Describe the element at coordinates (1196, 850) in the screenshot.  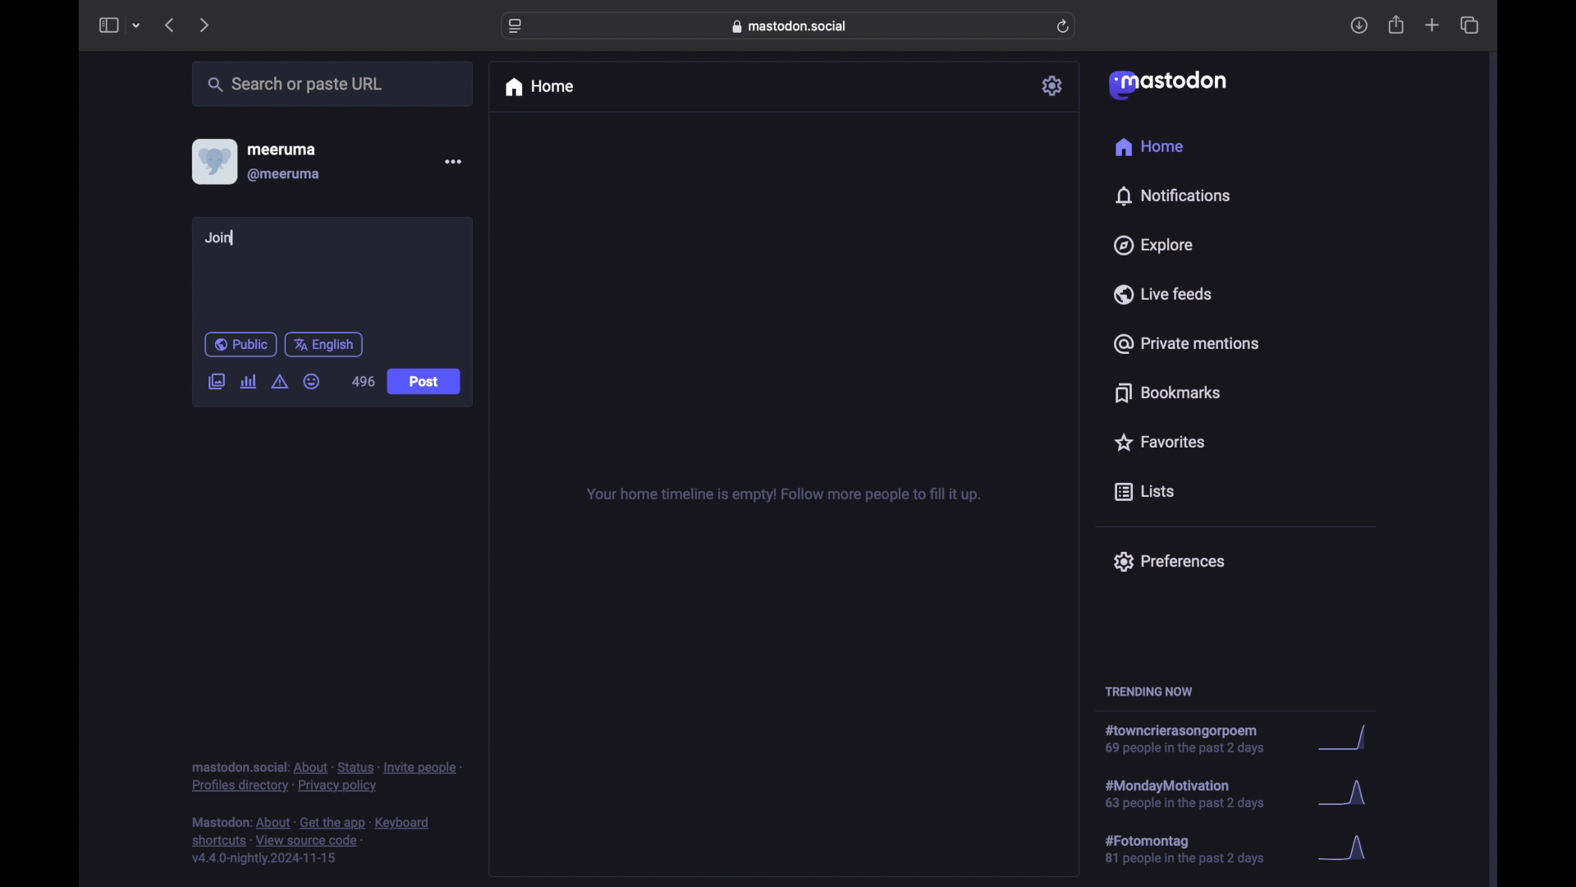
I see `hashtag trend` at that location.